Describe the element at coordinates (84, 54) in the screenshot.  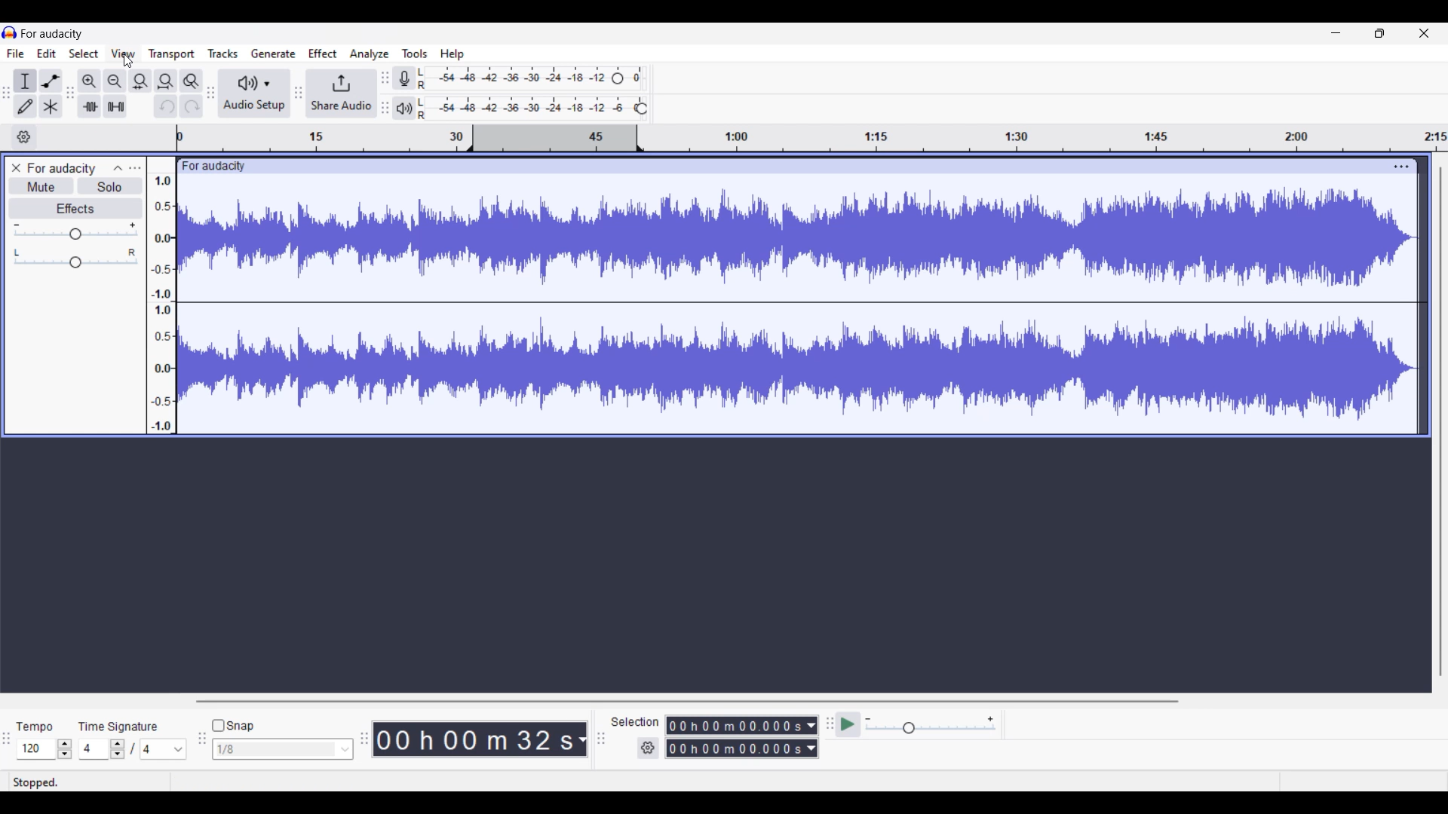
I see `Select menu` at that location.